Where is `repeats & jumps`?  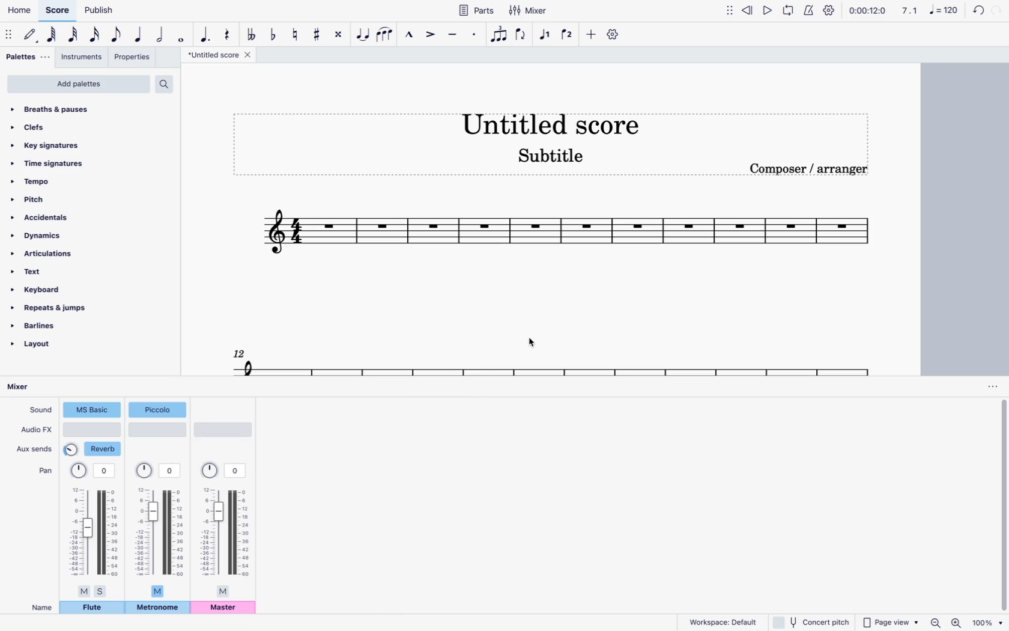 repeats & jumps is located at coordinates (60, 308).